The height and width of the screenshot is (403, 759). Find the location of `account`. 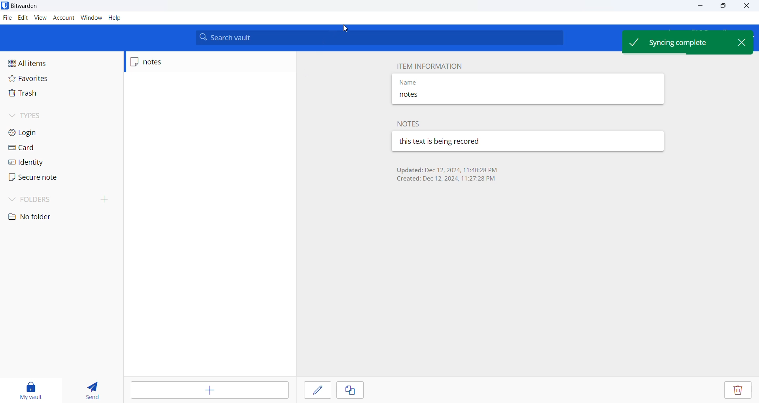

account is located at coordinates (62, 18).